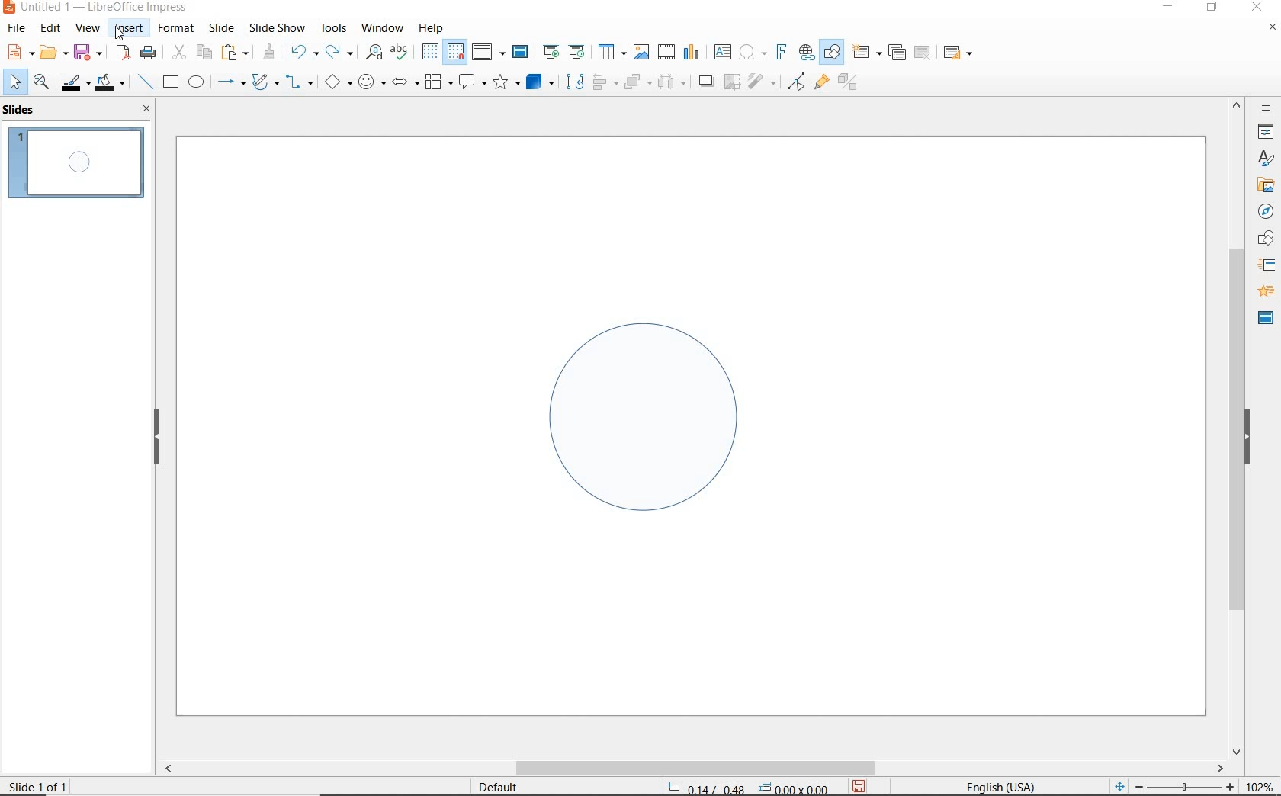 Image resolution: width=1281 pixels, height=796 pixels. What do you see at coordinates (1263, 239) in the screenshot?
I see `shapes` at bounding box center [1263, 239].